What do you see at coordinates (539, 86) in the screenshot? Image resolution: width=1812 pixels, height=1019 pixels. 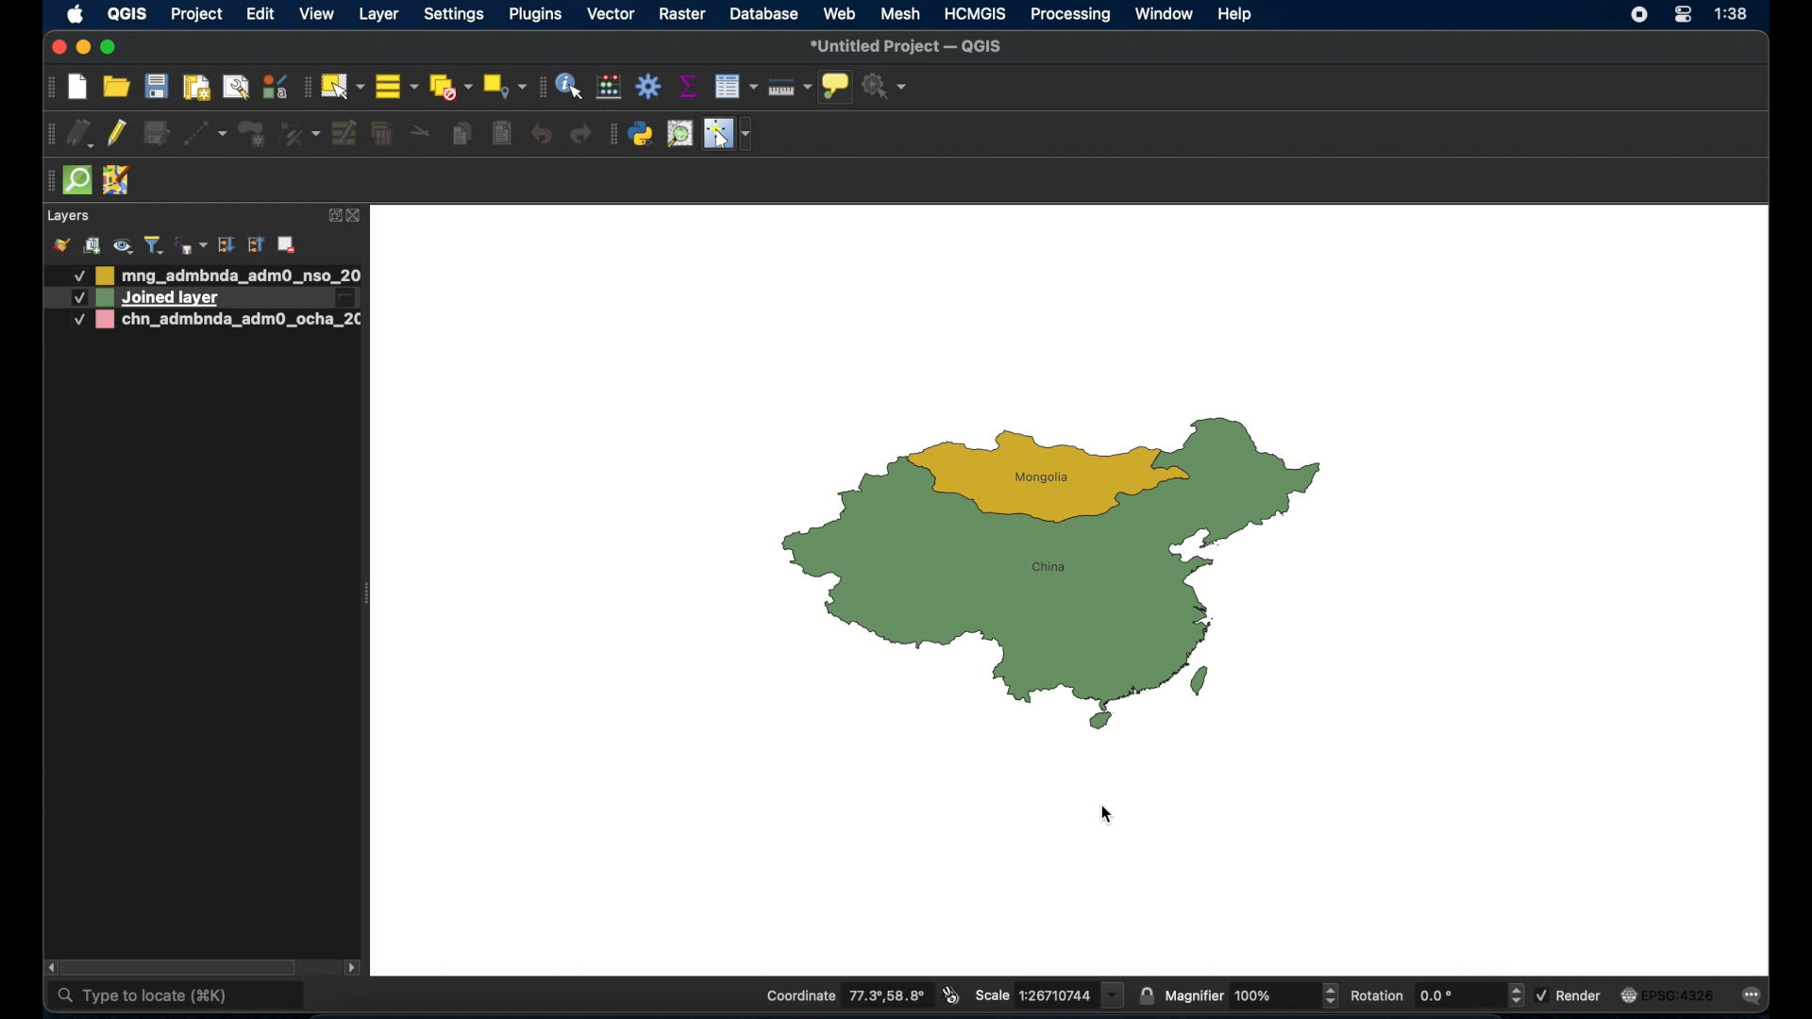 I see `attributes toolbar` at bounding box center [539, 86].